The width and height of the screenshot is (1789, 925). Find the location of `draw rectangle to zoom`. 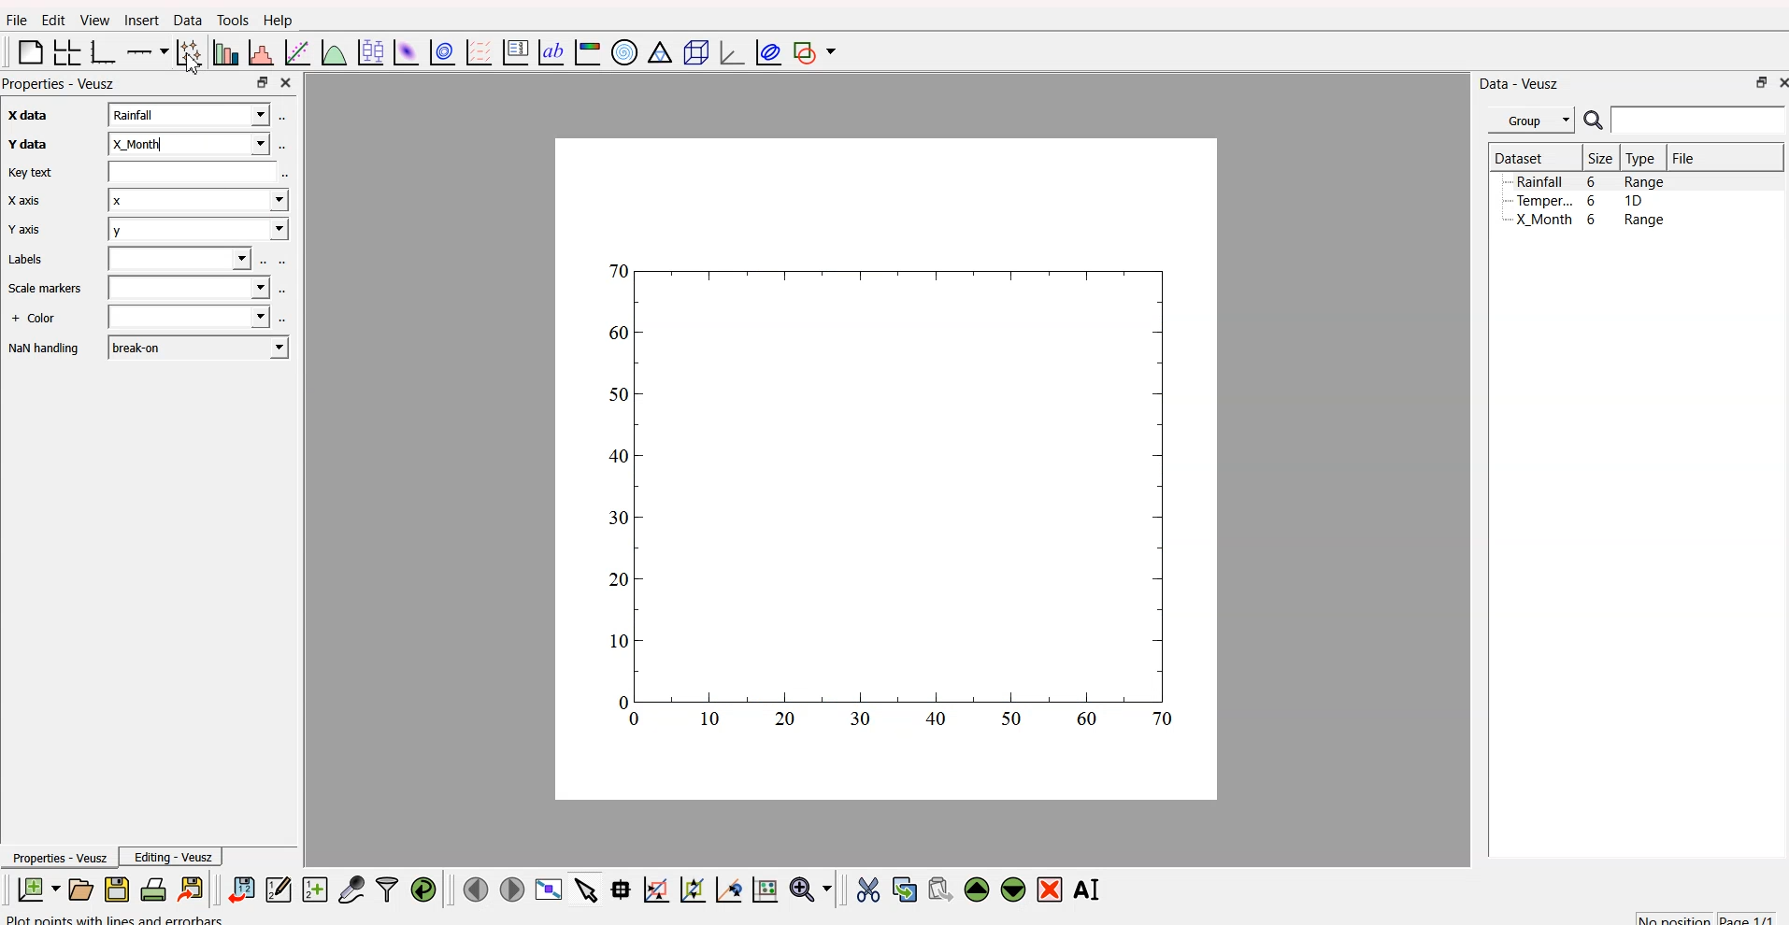

draw rectangle to zoom is located at coordinates (656, 889).